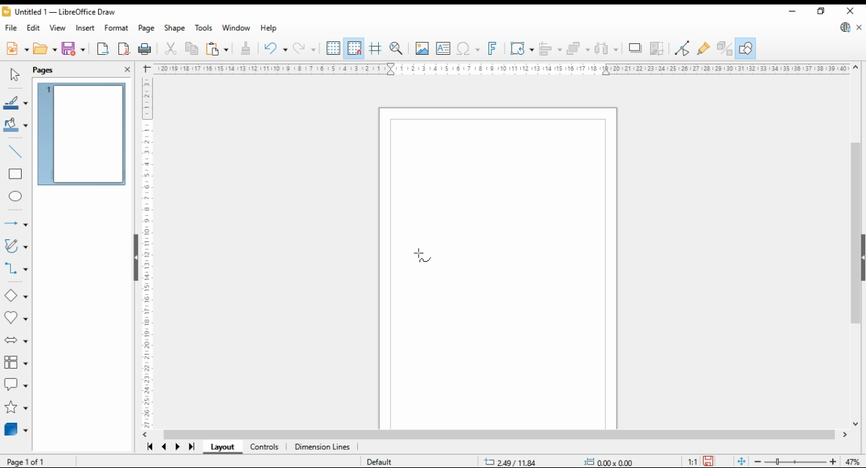  I want to click on ruler, so click(142, 254).